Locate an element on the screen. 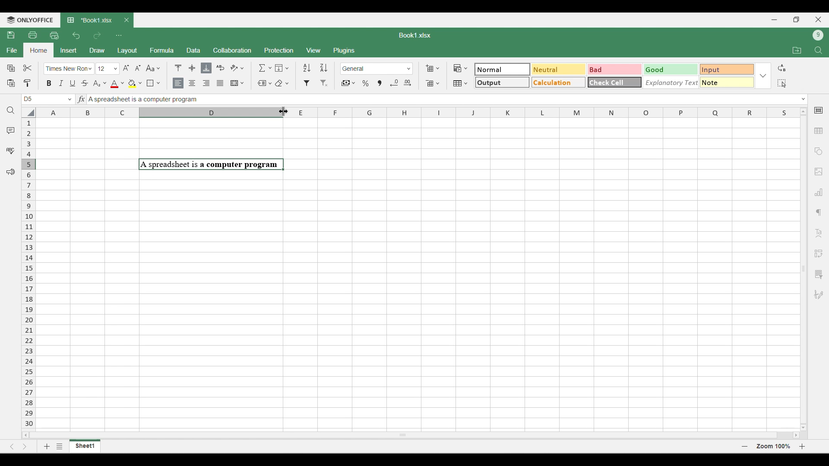  ONLYOFFICE's software logo is located at coordinates (30, 20).